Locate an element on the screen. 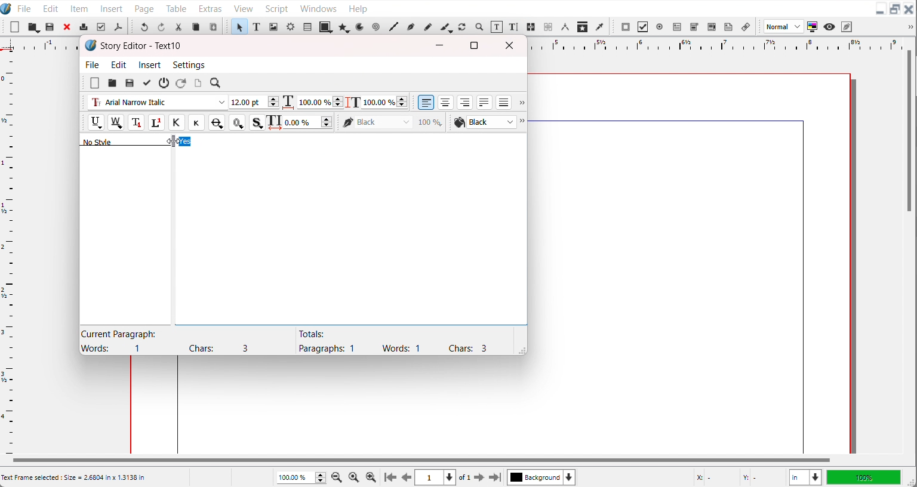 The width and height of the screenshot is (917, 487). Copy is located at coordinates (196, 27).